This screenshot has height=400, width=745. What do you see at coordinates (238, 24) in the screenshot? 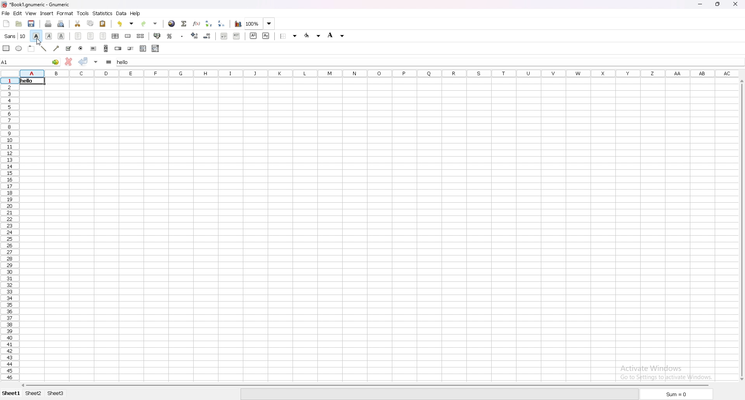
I see `chart` at bounding box center [238, 24].